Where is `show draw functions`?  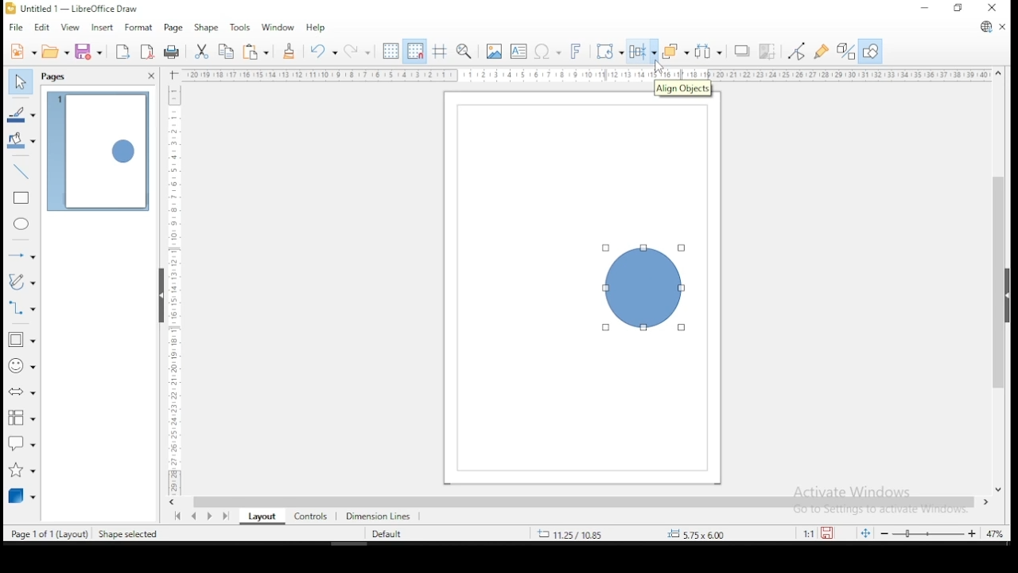
show draw functions is located at coordinates (871, 52).